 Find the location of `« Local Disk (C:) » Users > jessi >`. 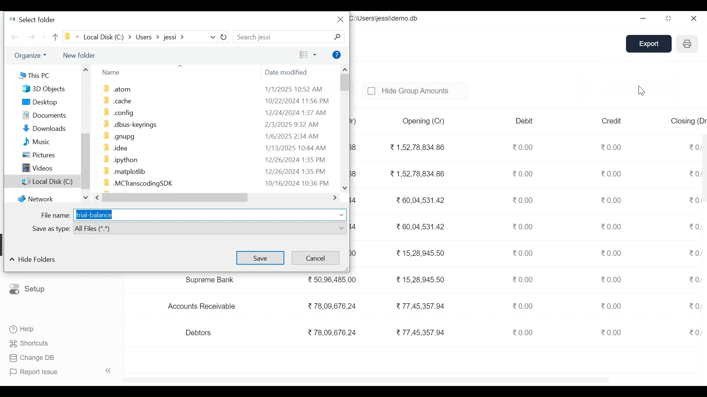

« Local Disk (C:) » Users > jessi > is located at coordinates (128, 36).